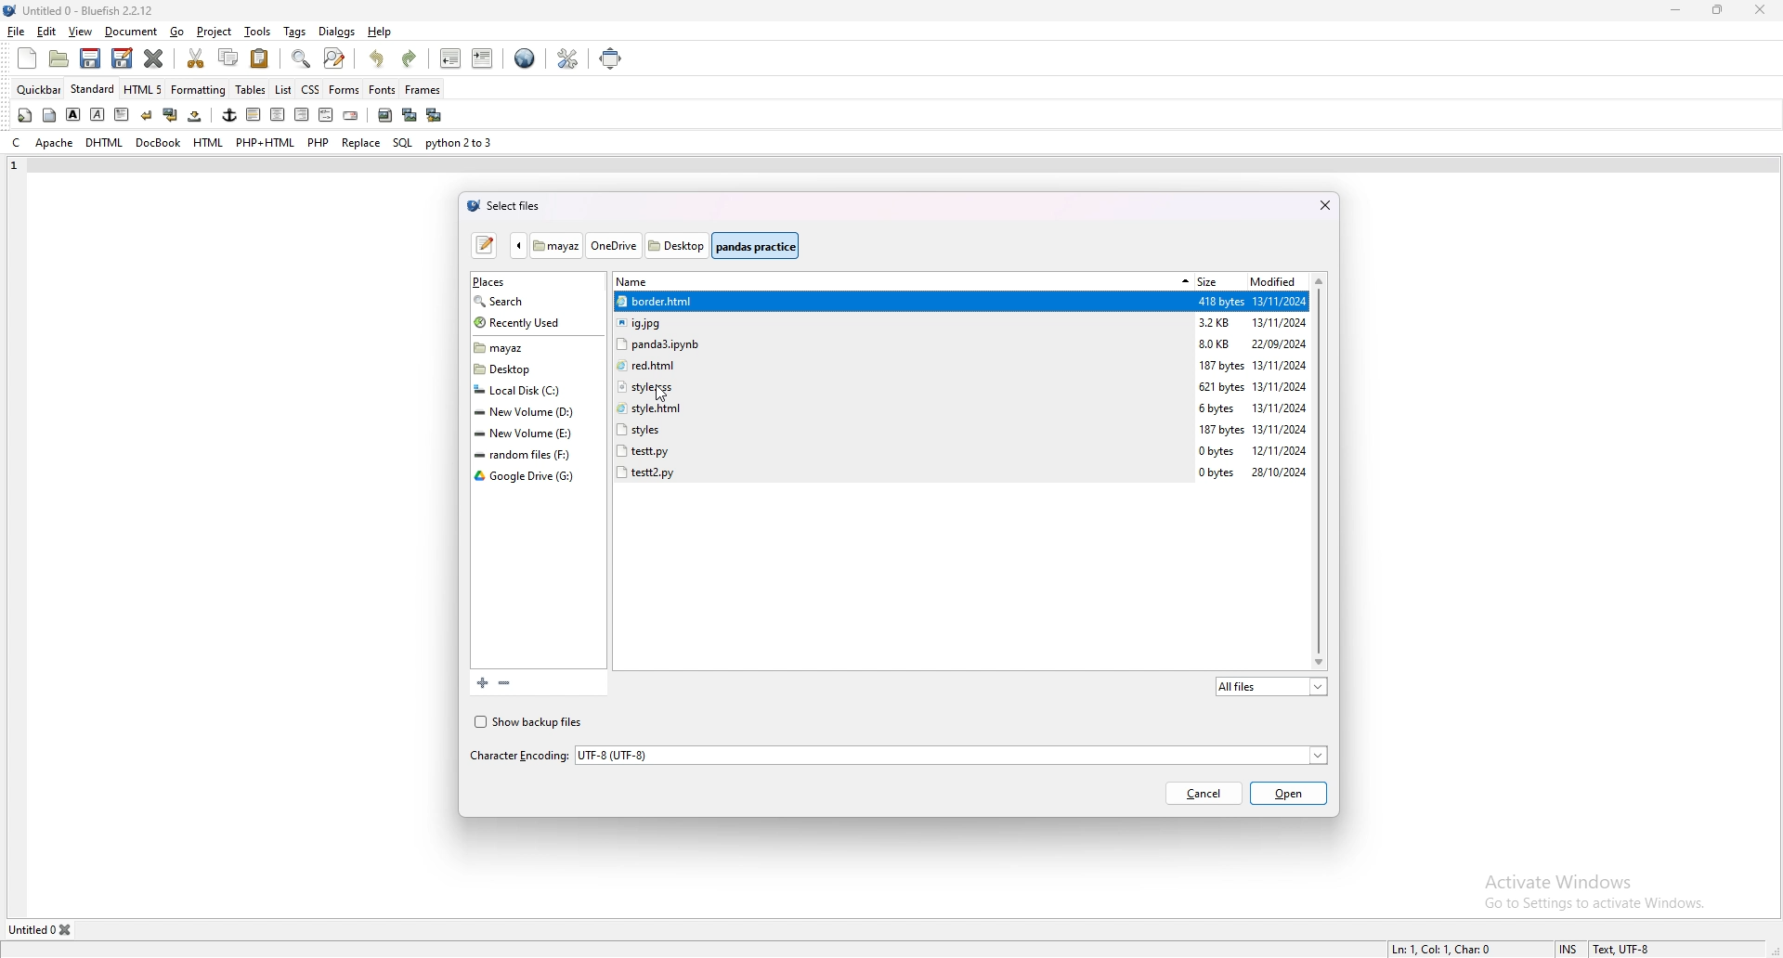  Describe the element at coordinates (645, 282) in the screenshot. I see `name` at that location.